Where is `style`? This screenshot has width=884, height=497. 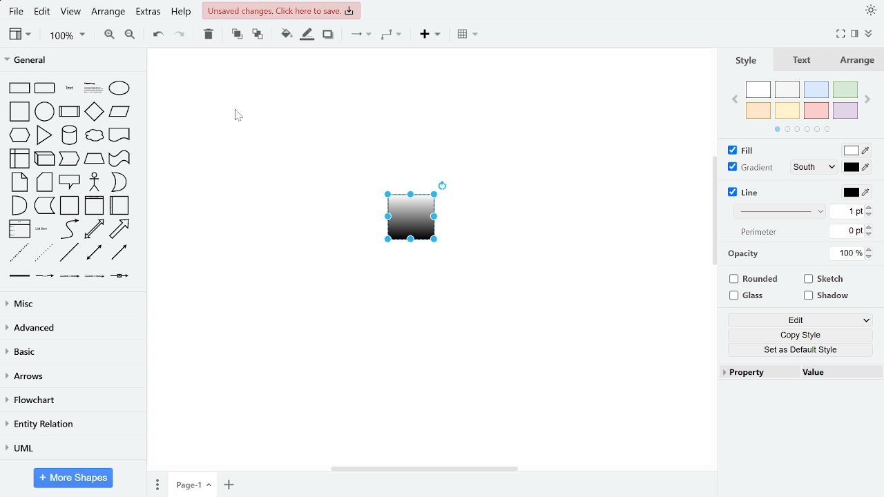 style is located at coordinates (749, 61).